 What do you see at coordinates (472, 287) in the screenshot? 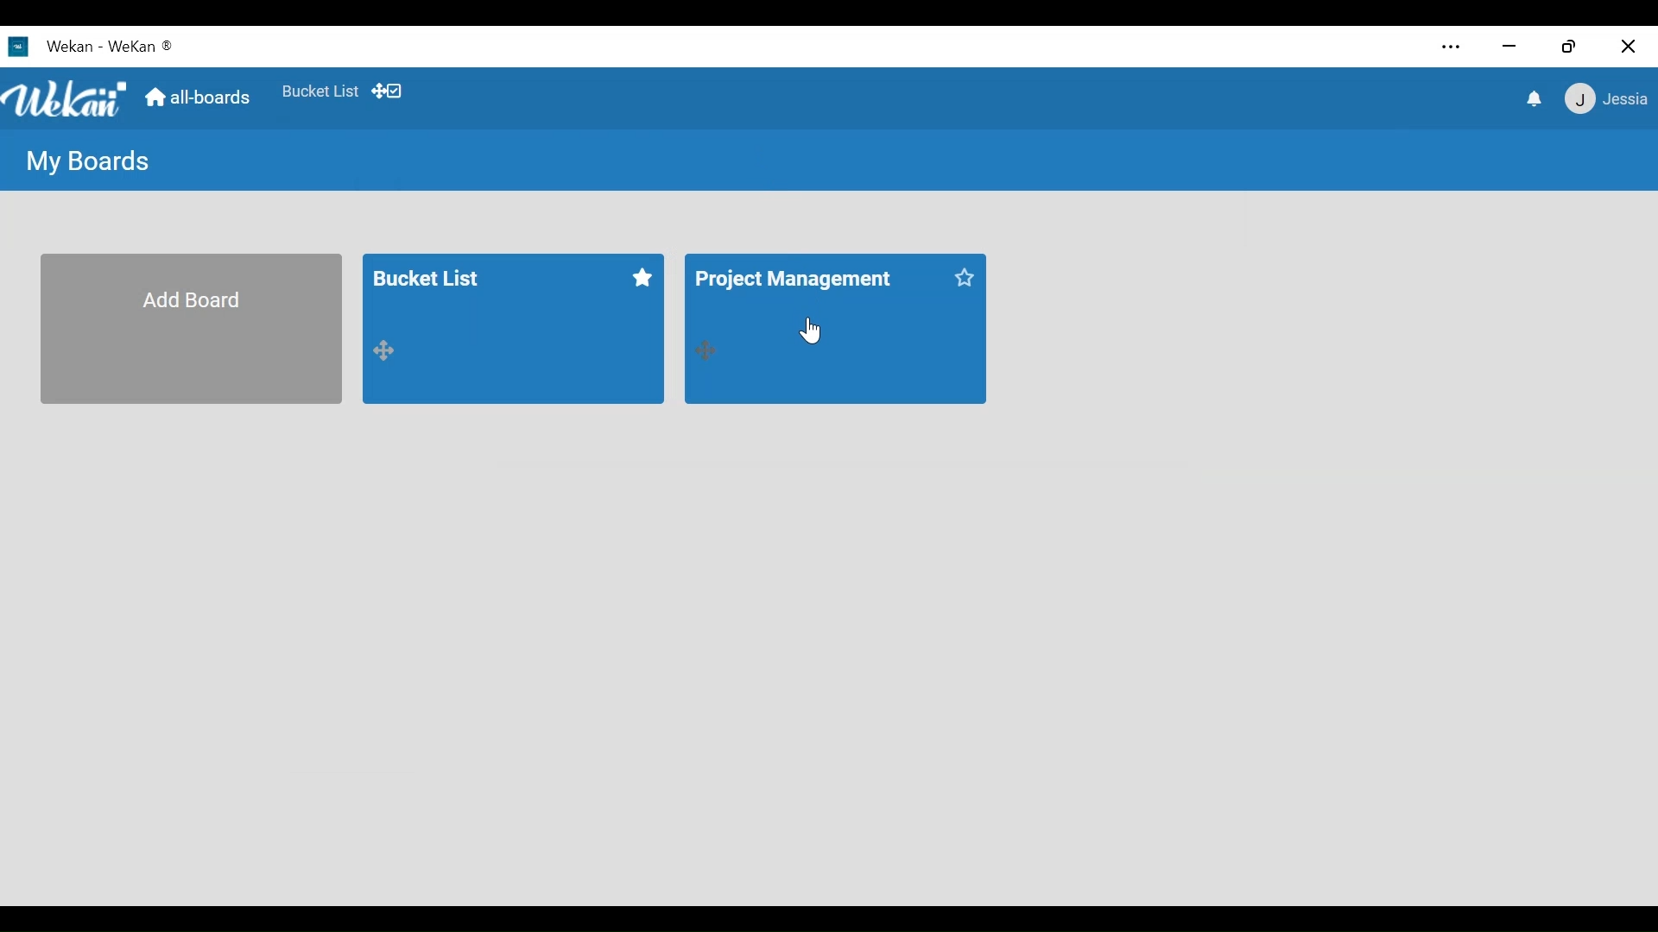
I see `bucket list` at bounding box center [472, 287].